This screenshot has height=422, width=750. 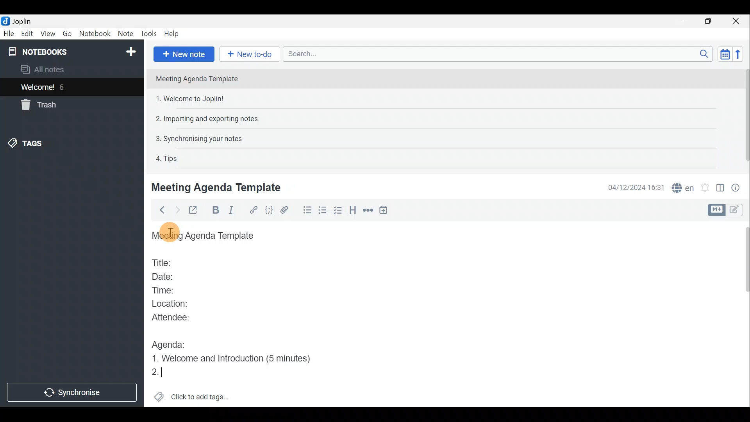 What do you see at coordinates (737, 54) in the screenshot?
I see `Reverse sort order` at bounding box center [737, 54].